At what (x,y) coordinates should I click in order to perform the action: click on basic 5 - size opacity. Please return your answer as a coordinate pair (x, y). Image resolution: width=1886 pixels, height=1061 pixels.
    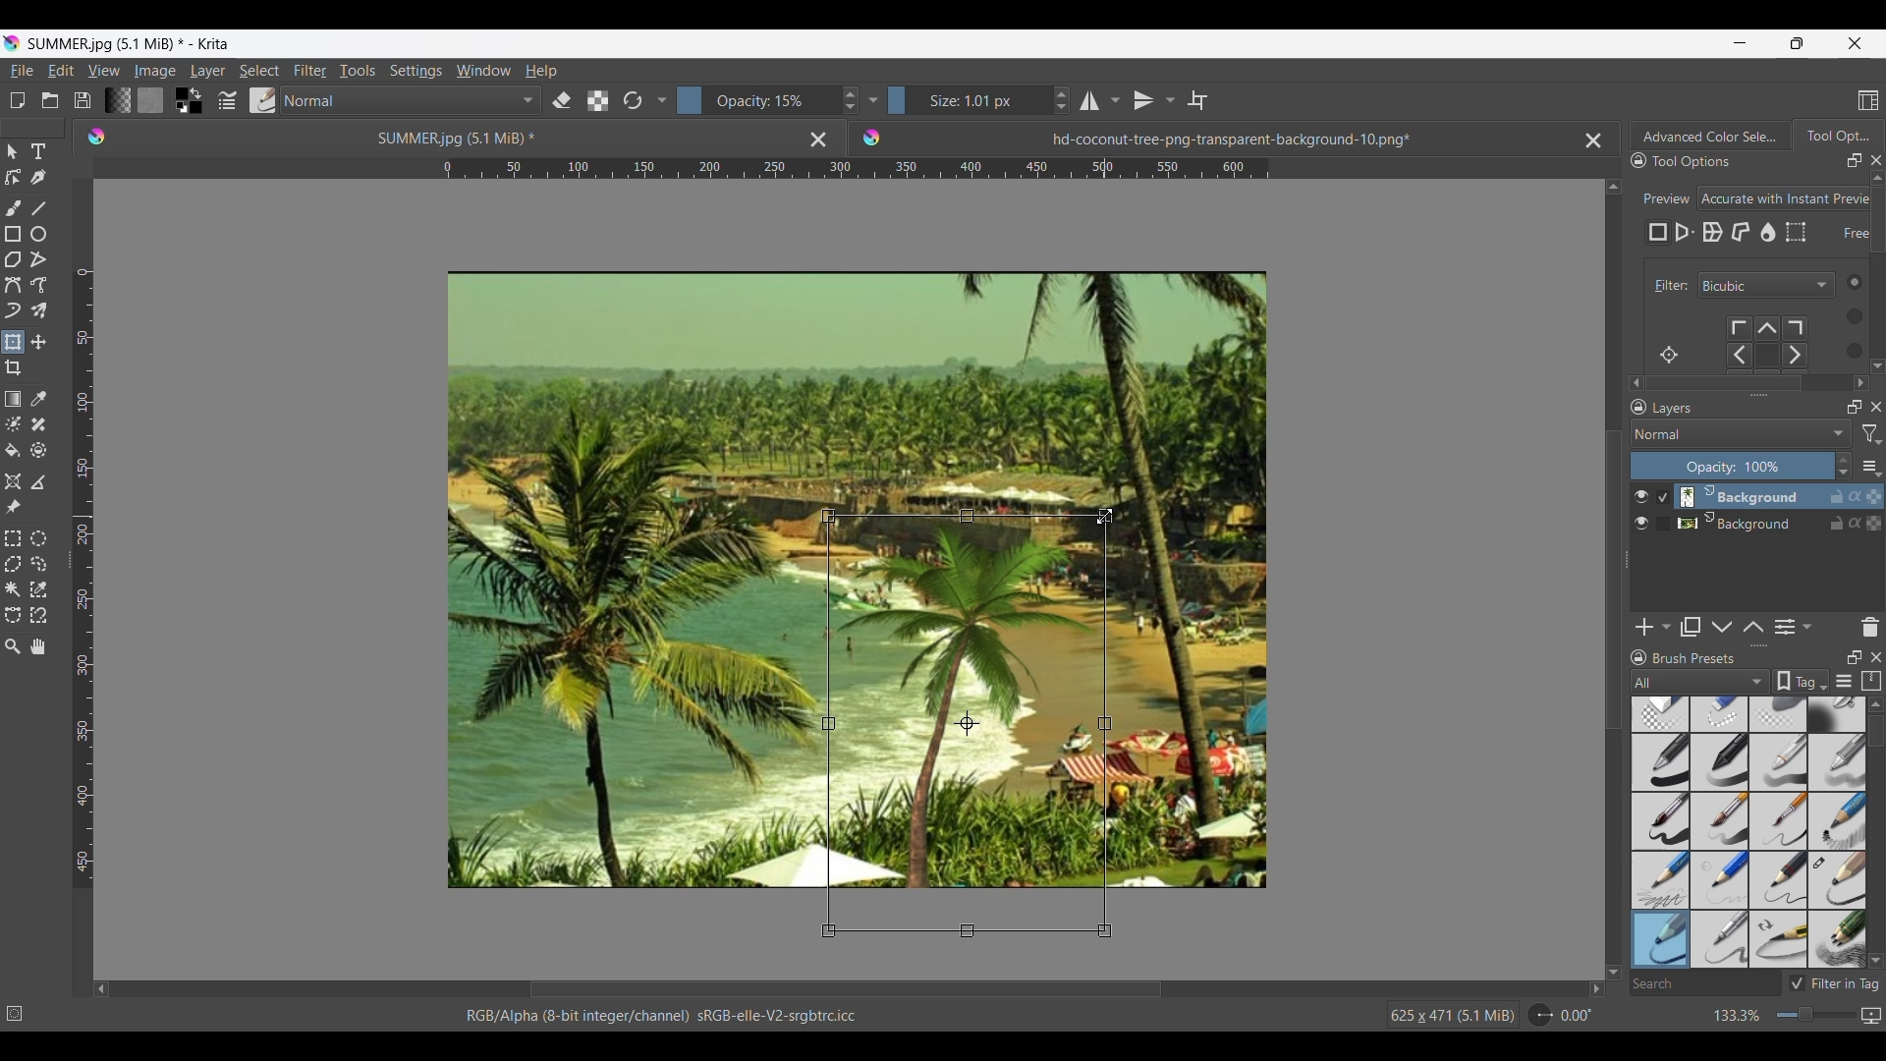
    Looking at the image, I should click on (1722, 821).